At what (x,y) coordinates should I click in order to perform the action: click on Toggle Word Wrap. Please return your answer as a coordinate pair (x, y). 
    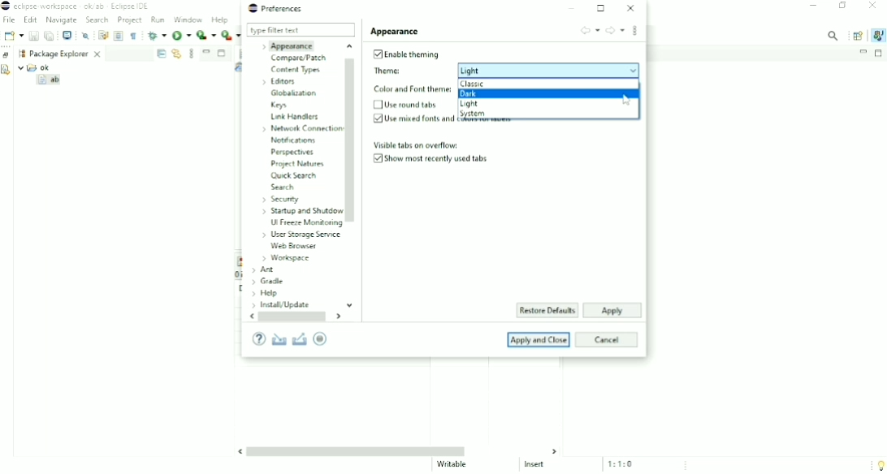
    Looking at the image, I should click on (102, 34).